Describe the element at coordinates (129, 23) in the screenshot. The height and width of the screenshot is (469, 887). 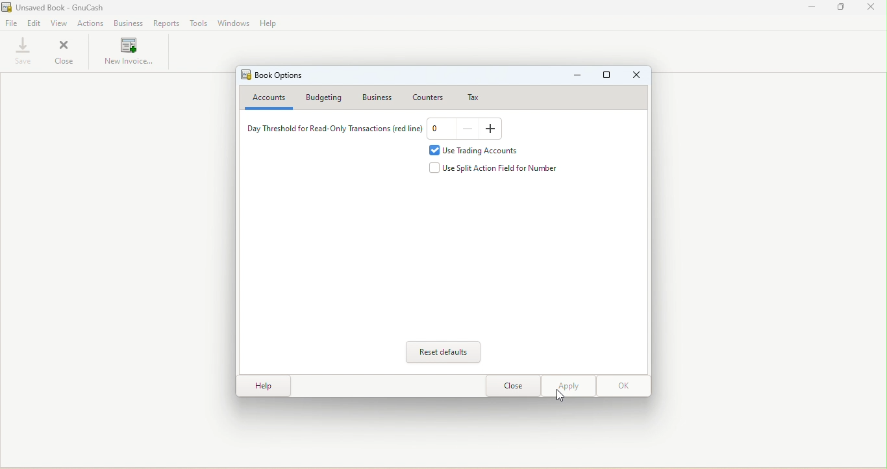
I see `Business` at that location.